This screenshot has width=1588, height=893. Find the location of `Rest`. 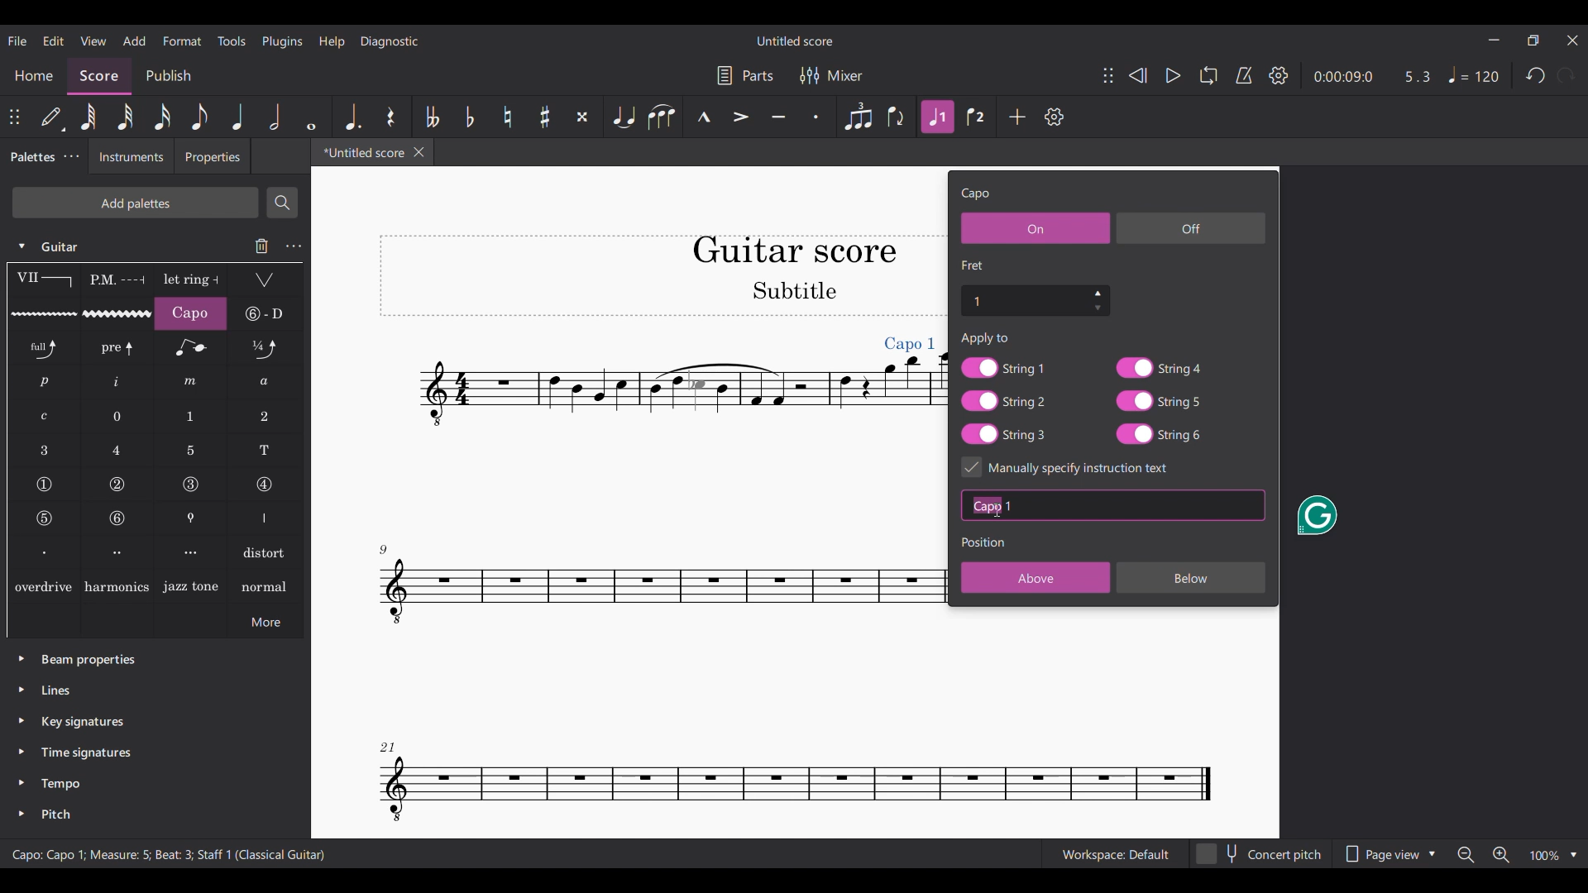

Rest is located at coordinates (391, 117).